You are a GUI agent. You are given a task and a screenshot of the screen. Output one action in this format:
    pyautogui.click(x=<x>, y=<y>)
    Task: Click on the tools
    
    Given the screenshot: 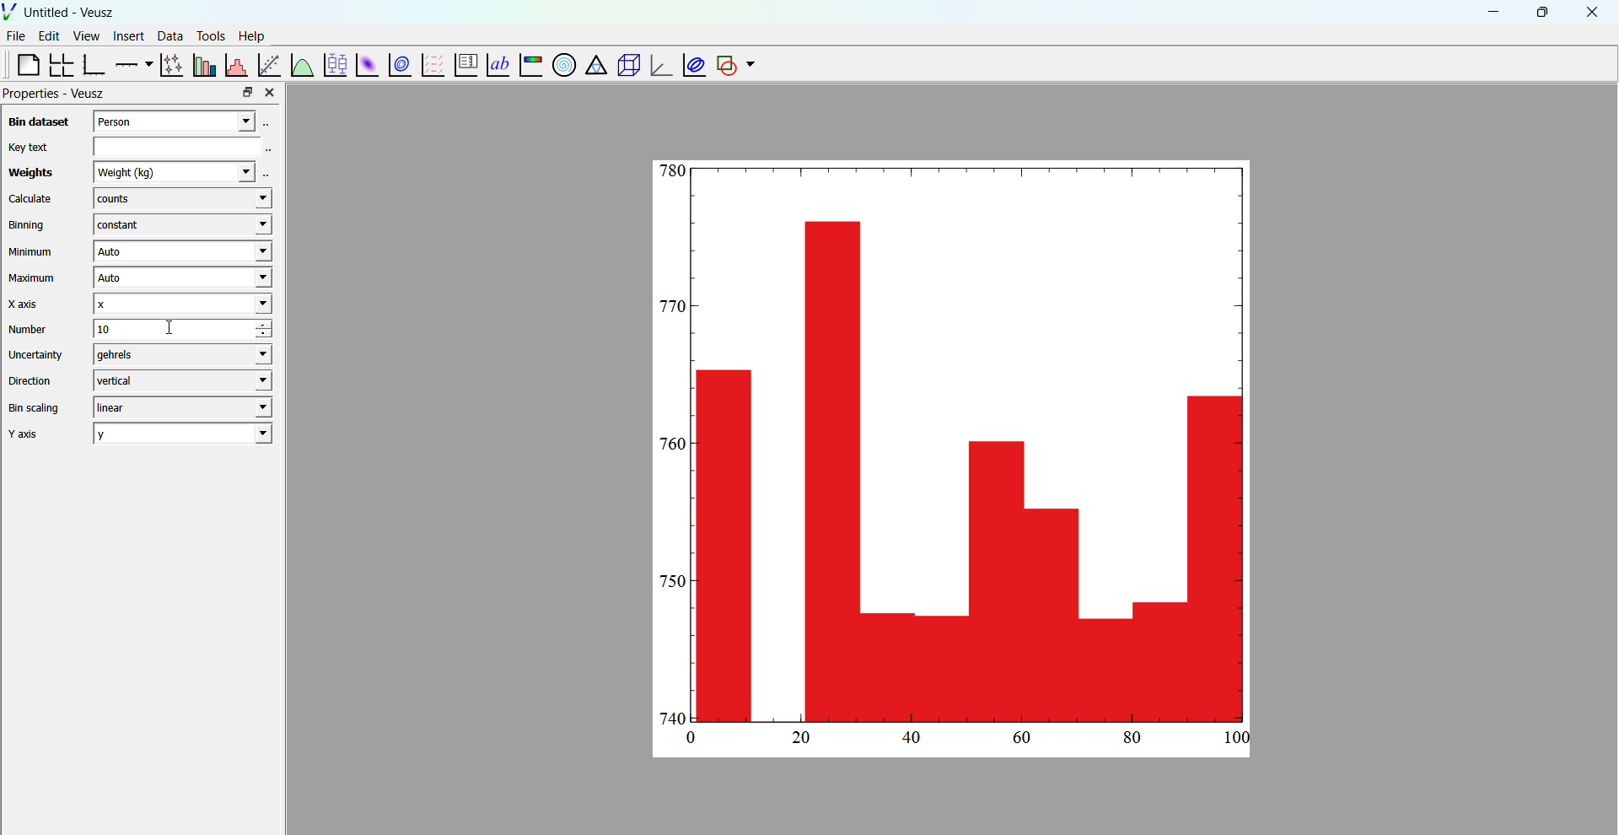 What is the action you would take?
    pyautogui.click(x=208, y=35)
    